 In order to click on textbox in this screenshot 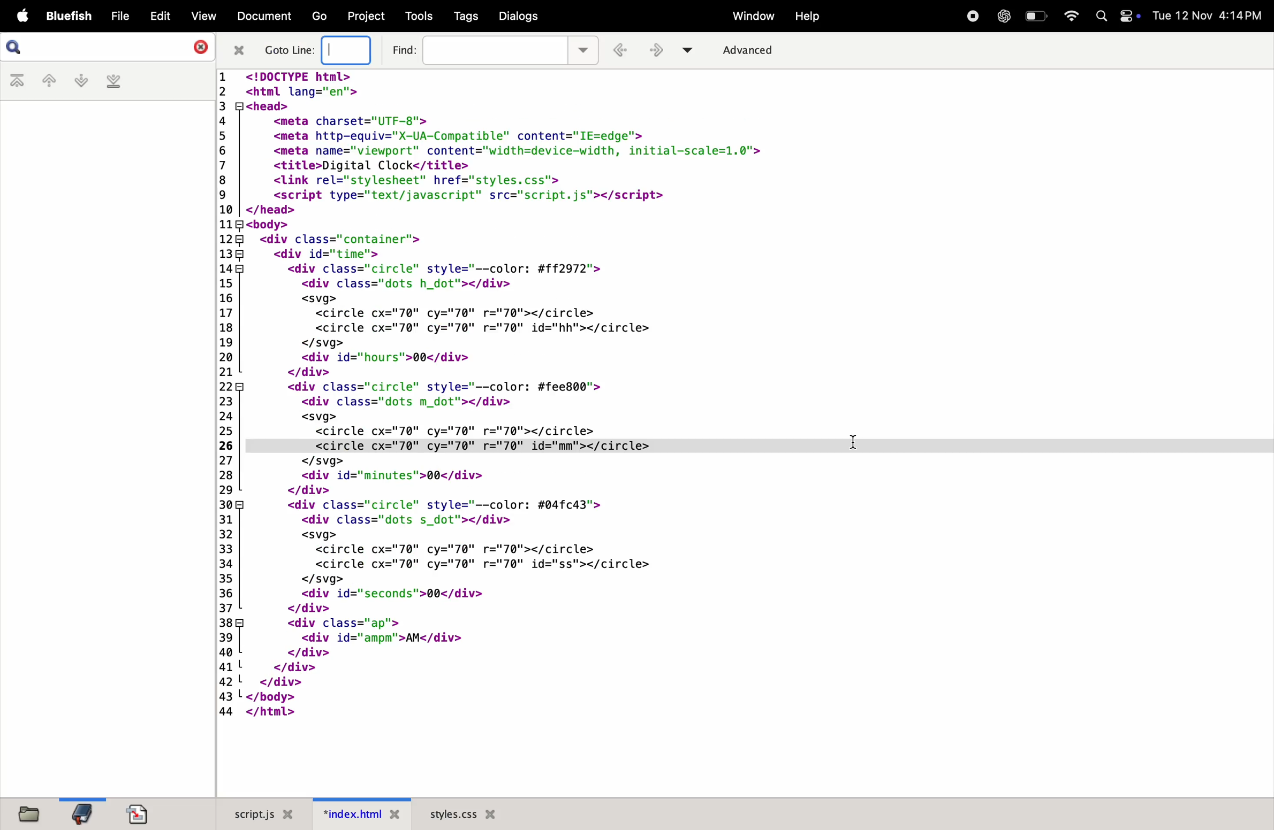, I will do `click(496, 50)`.